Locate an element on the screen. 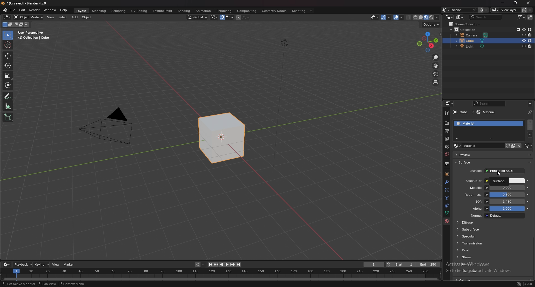 The height and width of the screenshot is (287, 535). transform orientation is located at coordinates (197, 17).